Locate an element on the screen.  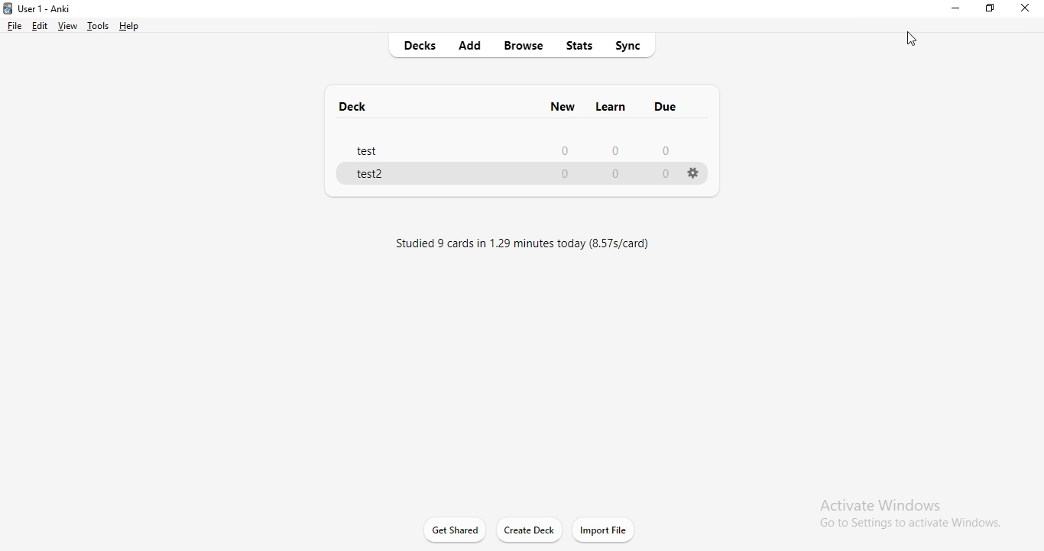
test is located at coordinates (370, 152).